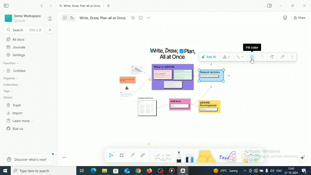 The width and height of the screenshot is (311, 175). I want to click on Note, so click(162, 156).